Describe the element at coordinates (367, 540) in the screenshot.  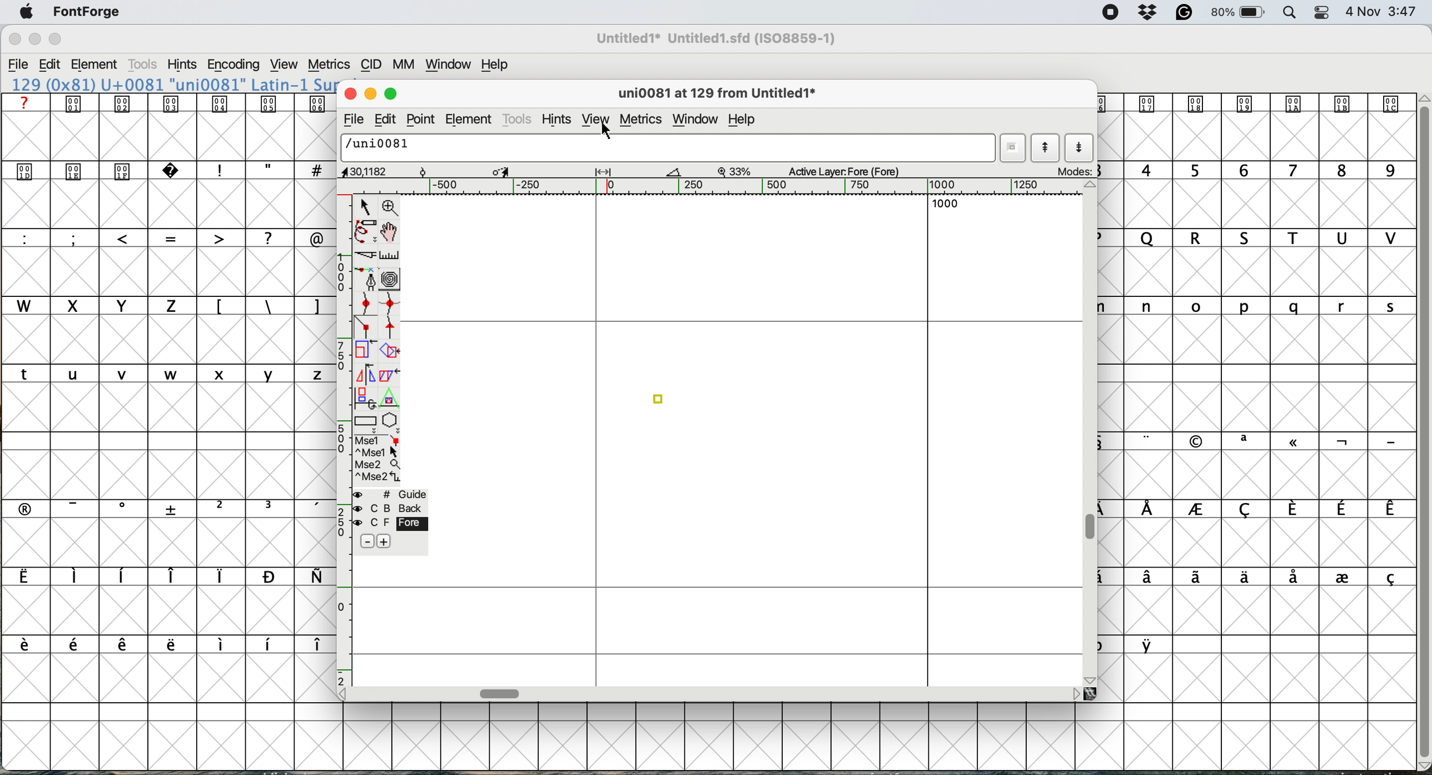
I see `Minus` at that location.